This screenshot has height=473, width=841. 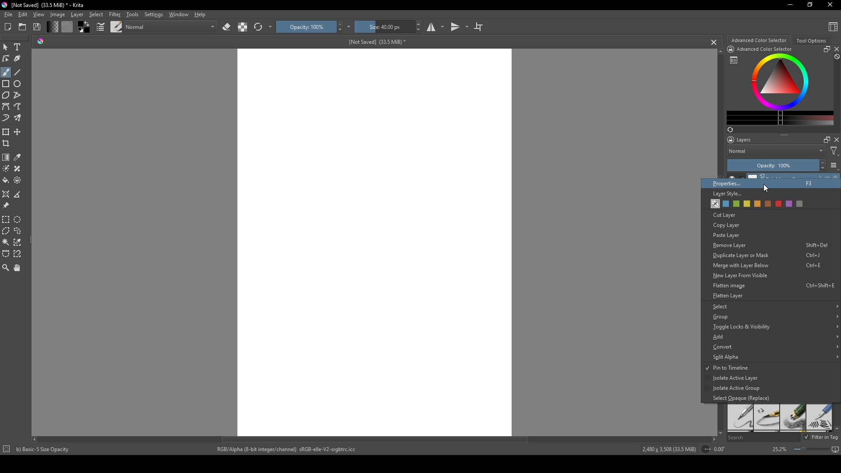 What do you see at coordinates (19, 169) in the screenshot?
I see `smart patch` at bounding box center [19, 169].